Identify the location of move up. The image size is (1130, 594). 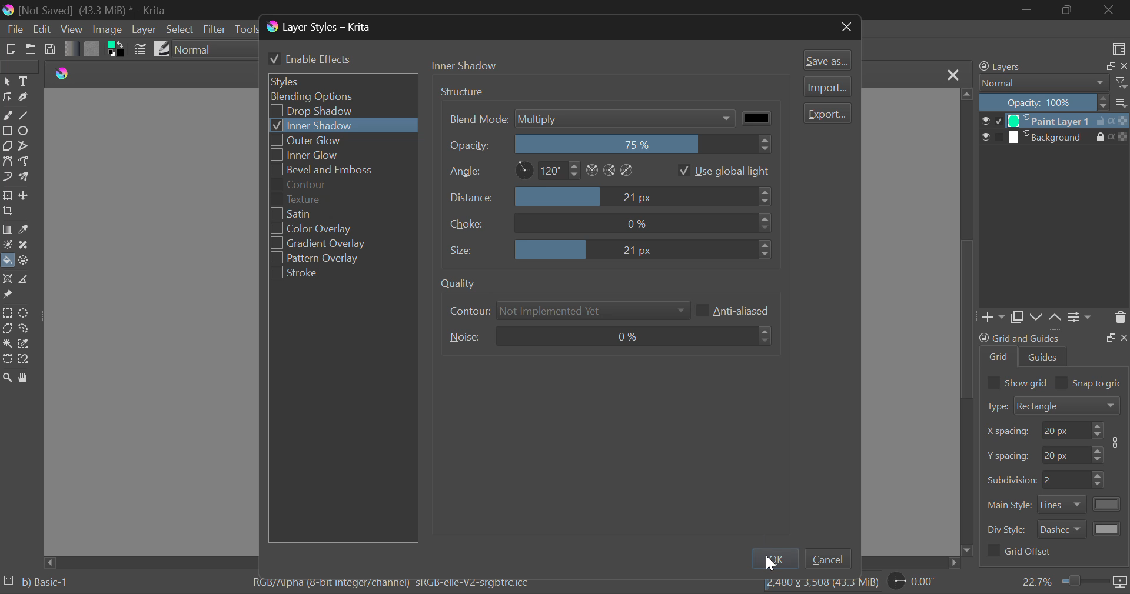
(965, 96).